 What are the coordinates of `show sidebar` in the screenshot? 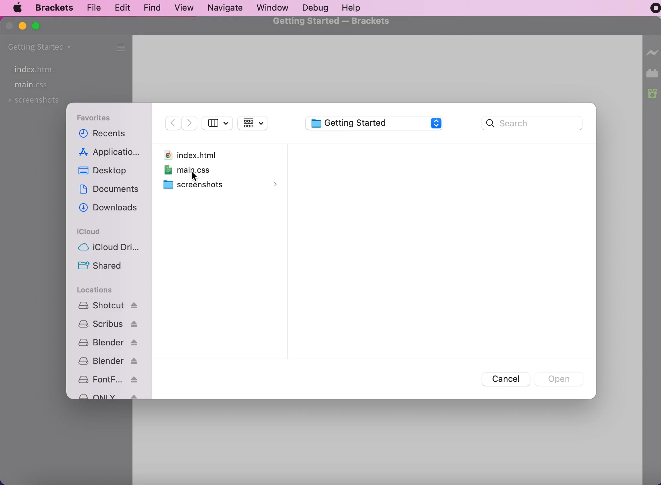 It's located at (218, 124).